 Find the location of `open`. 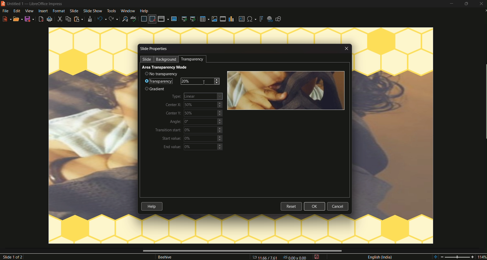

open is located at coordinates (18, 19).